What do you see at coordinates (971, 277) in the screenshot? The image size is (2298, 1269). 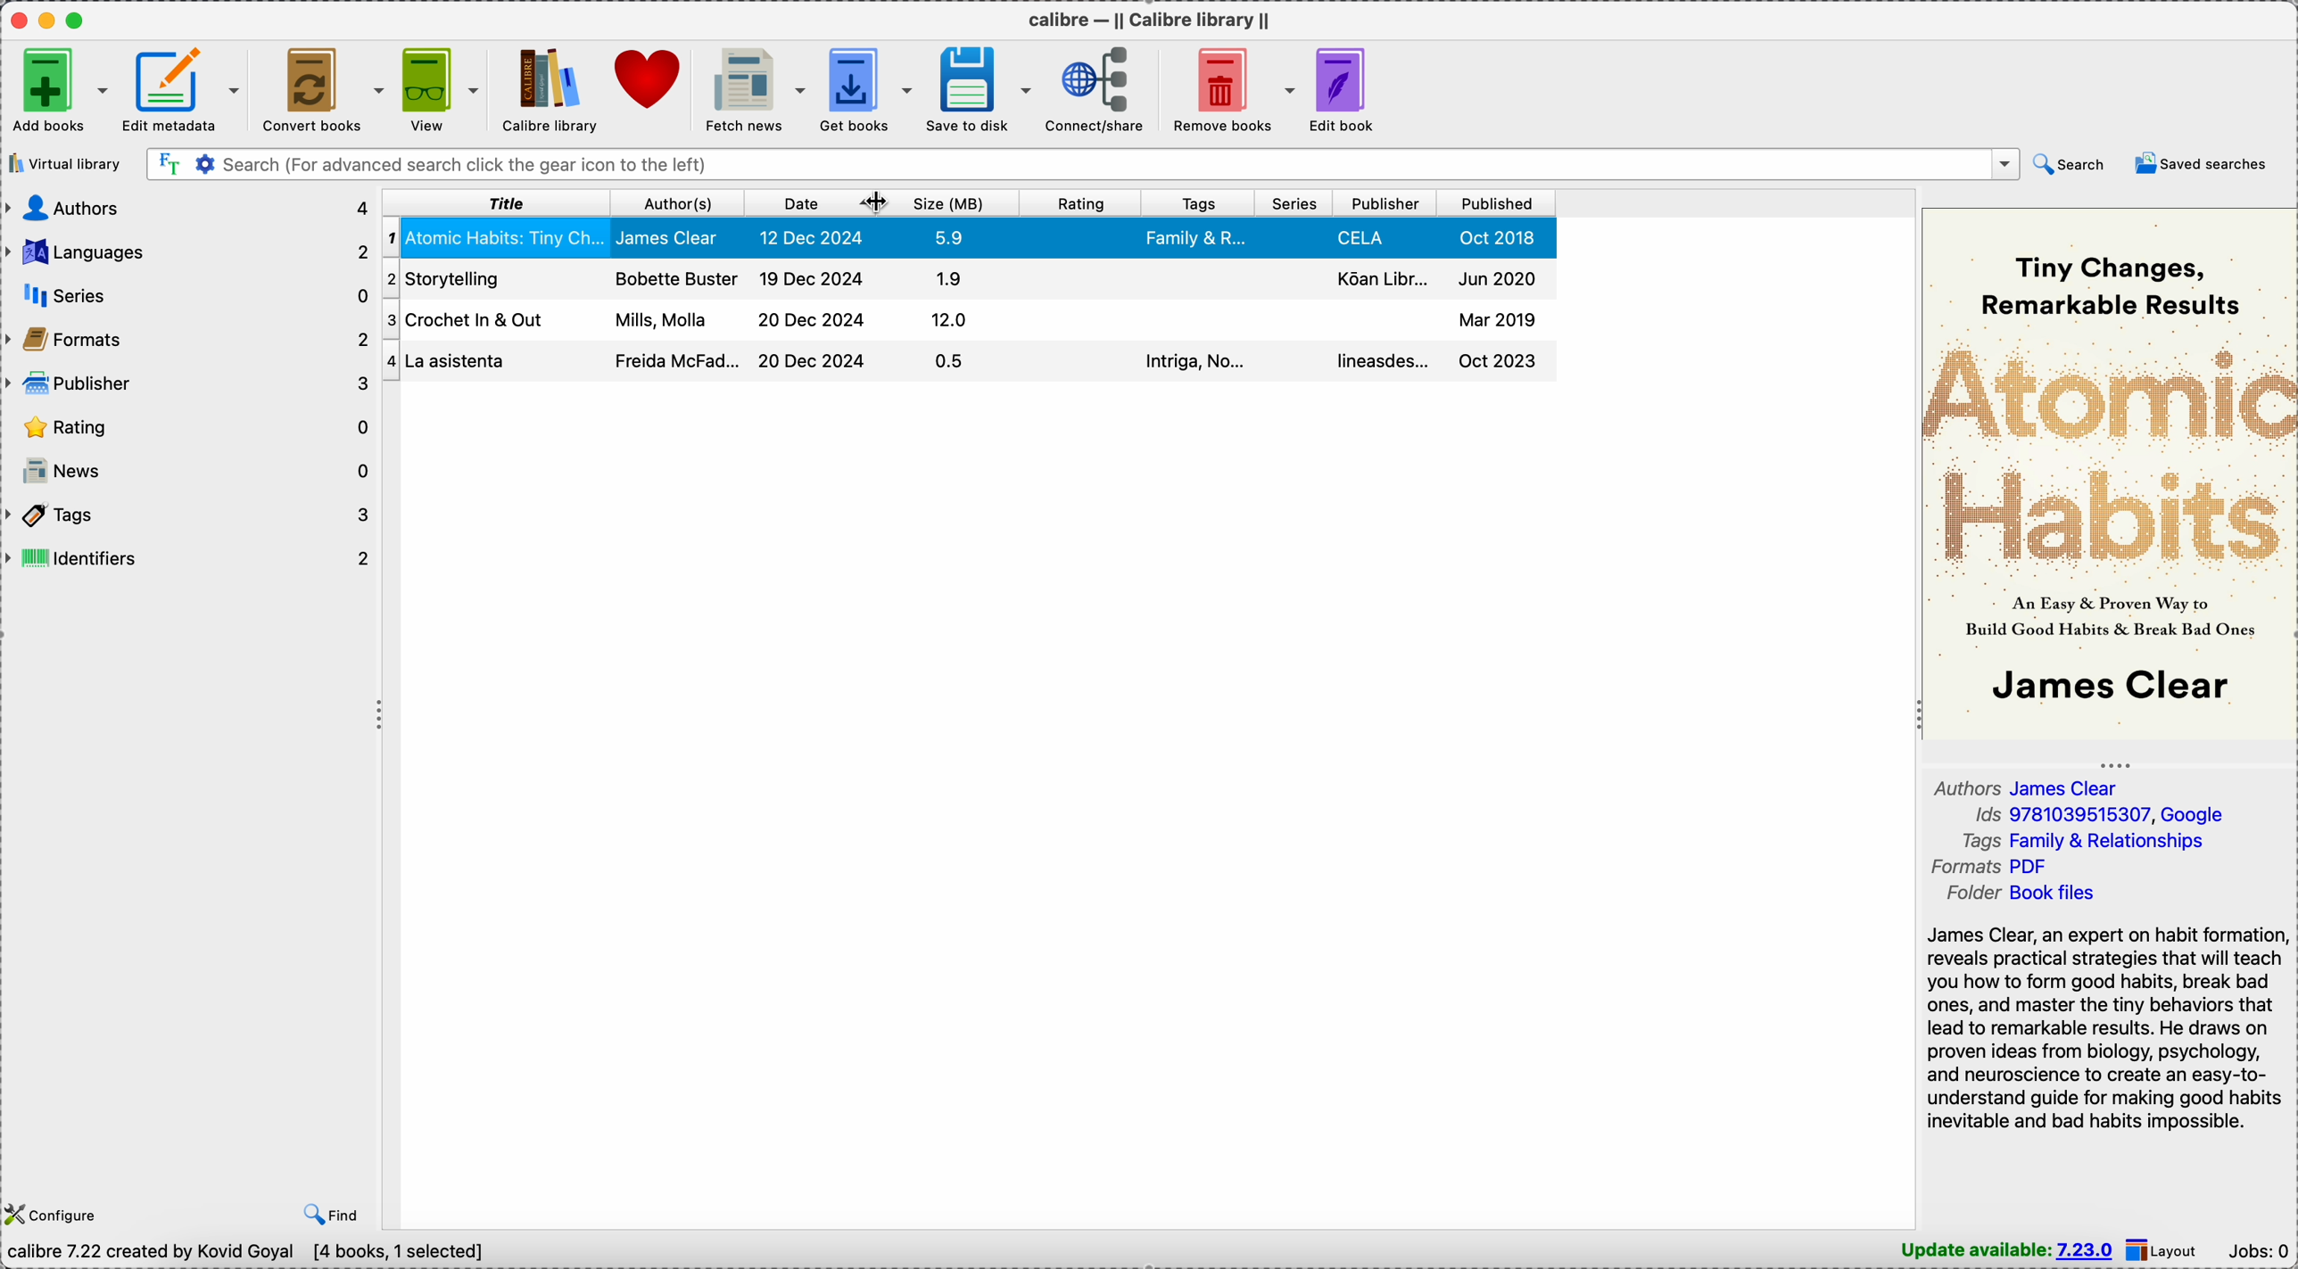 I see `Crochet In & Out book details` at bounding box center [971, 277].